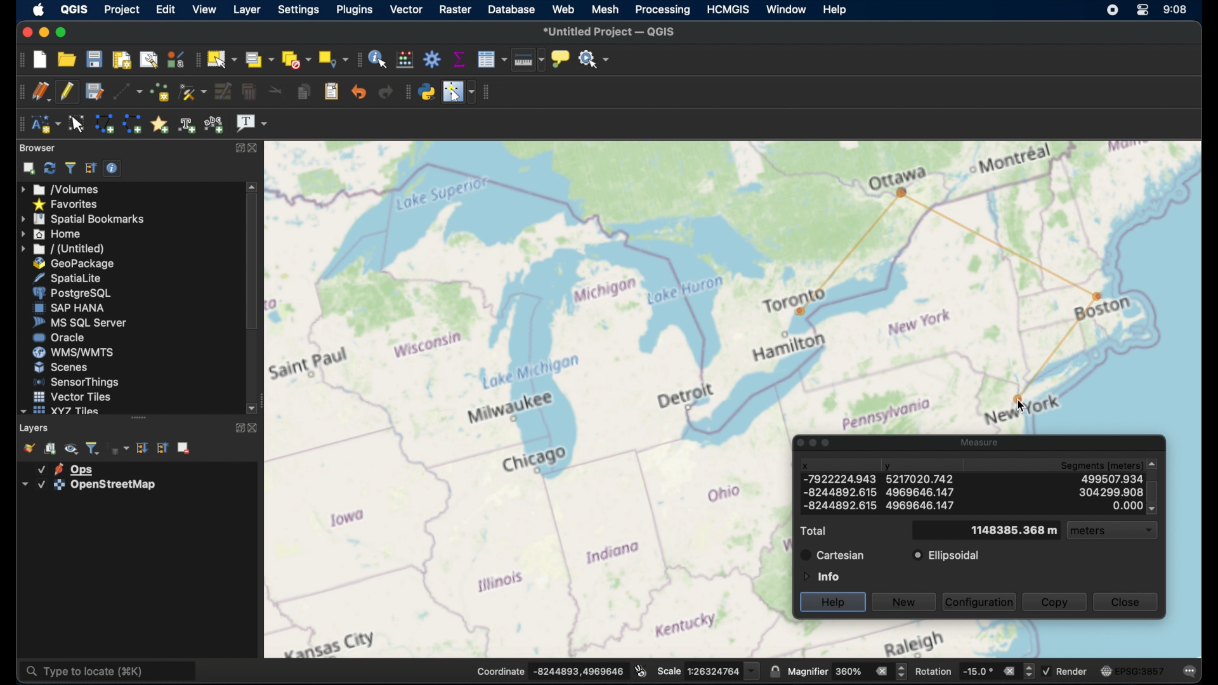  What do you see at coordinates (59, 338) in the screenshot?
I see `oracle` at bounding box center [59, 338].